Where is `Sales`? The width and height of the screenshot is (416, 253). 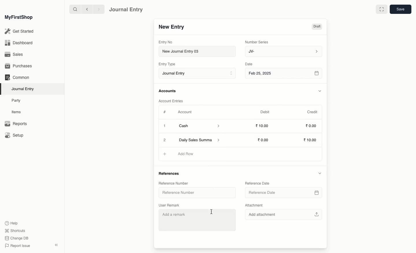 Sales is located at coordinates (14, 55).